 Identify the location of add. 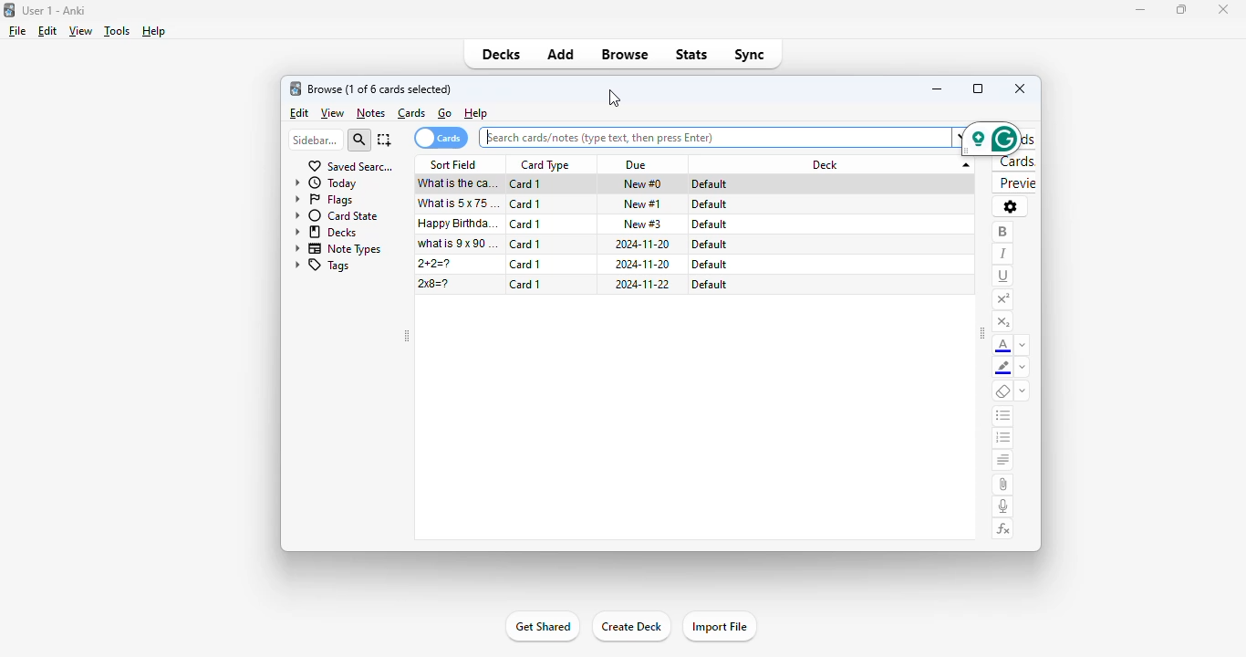
(561, 54).